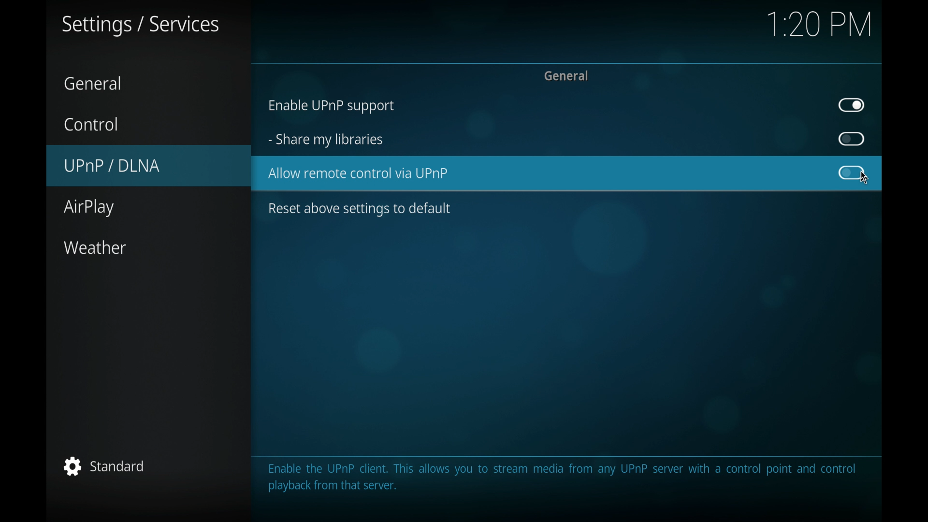 This screenshot has height=522, width=928. Describe the element at coordinates (852, 105) in the screenshot. I see `toggle button` at that location.